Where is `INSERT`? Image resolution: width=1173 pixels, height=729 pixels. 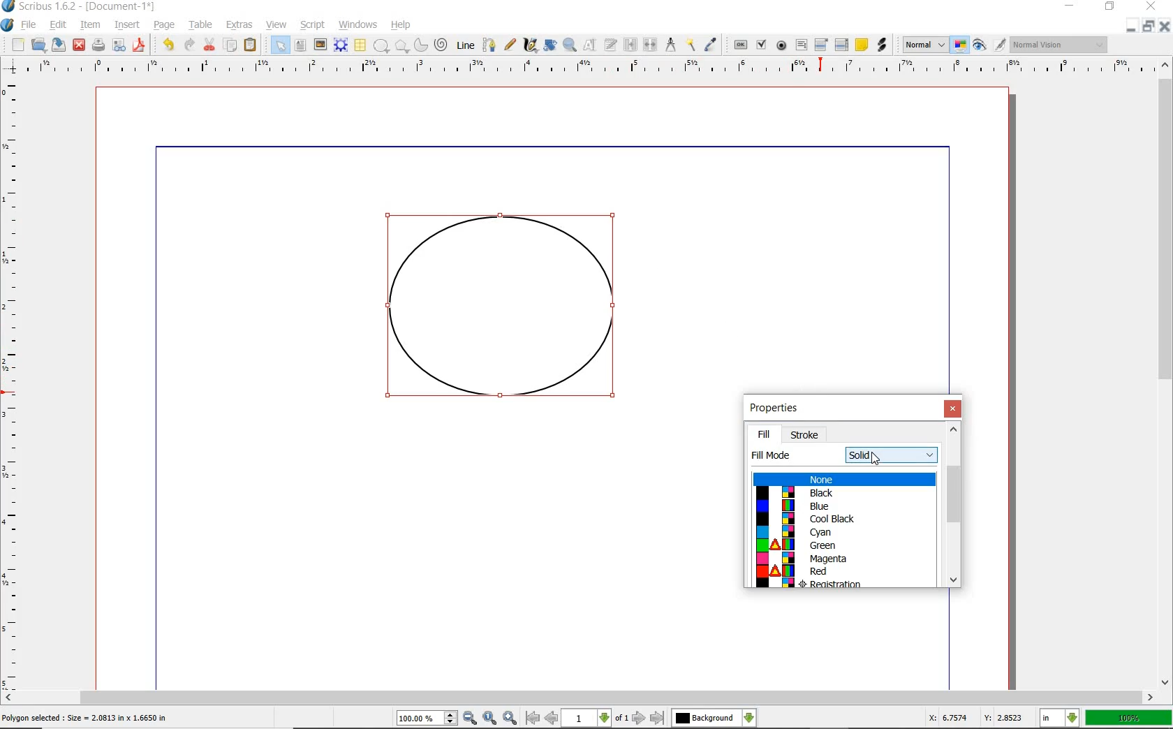
INSERT is located at coordinates (127, 25).